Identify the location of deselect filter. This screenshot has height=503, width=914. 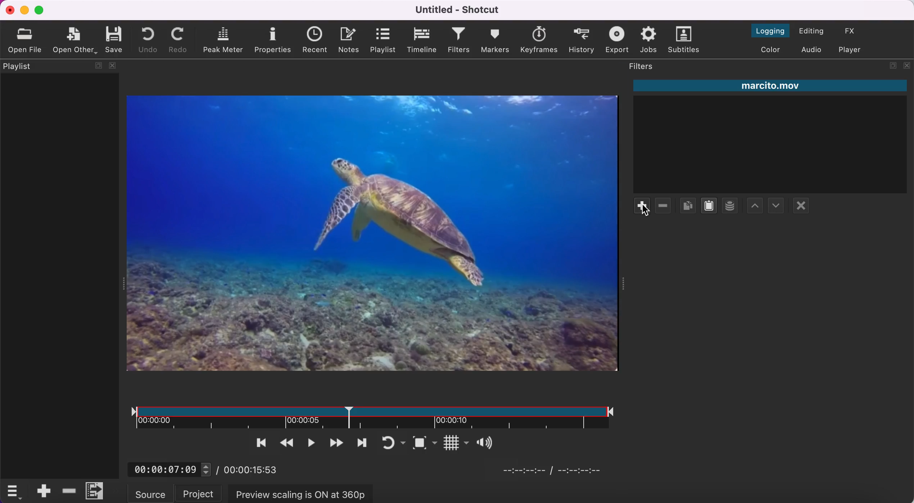
(802, 207).